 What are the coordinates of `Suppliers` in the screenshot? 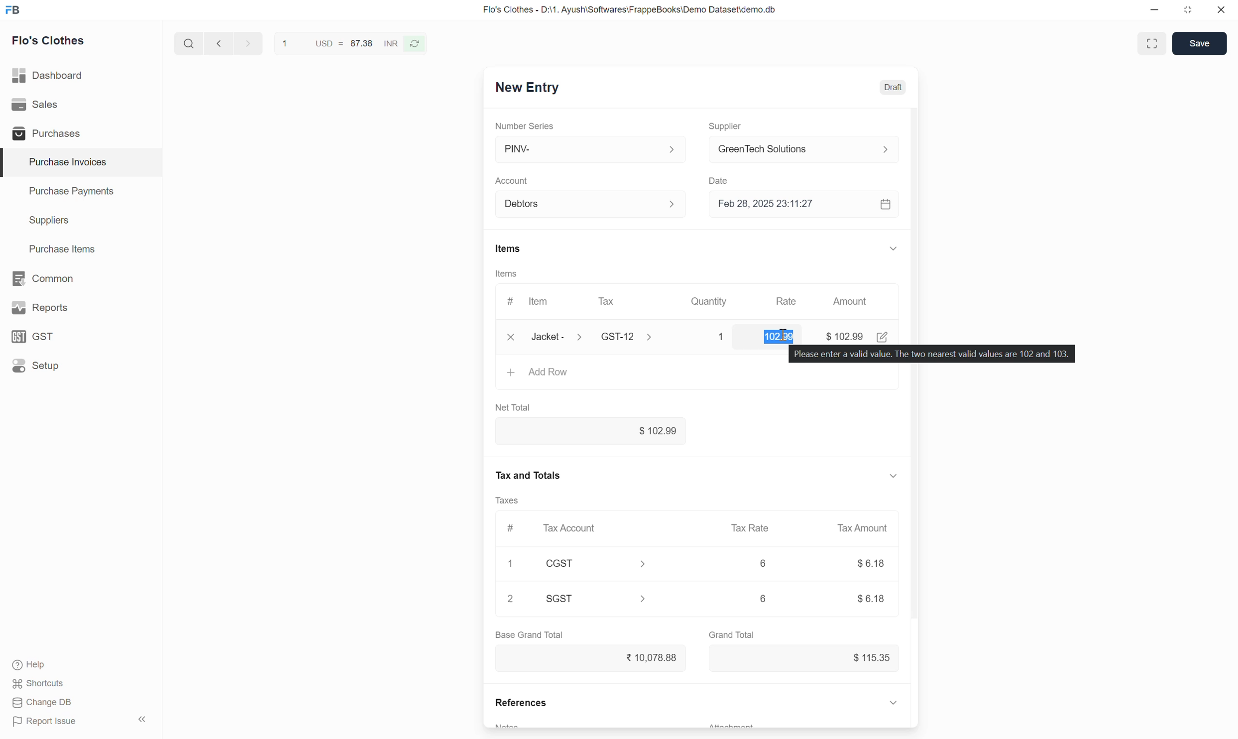 It's located at (81, 221).